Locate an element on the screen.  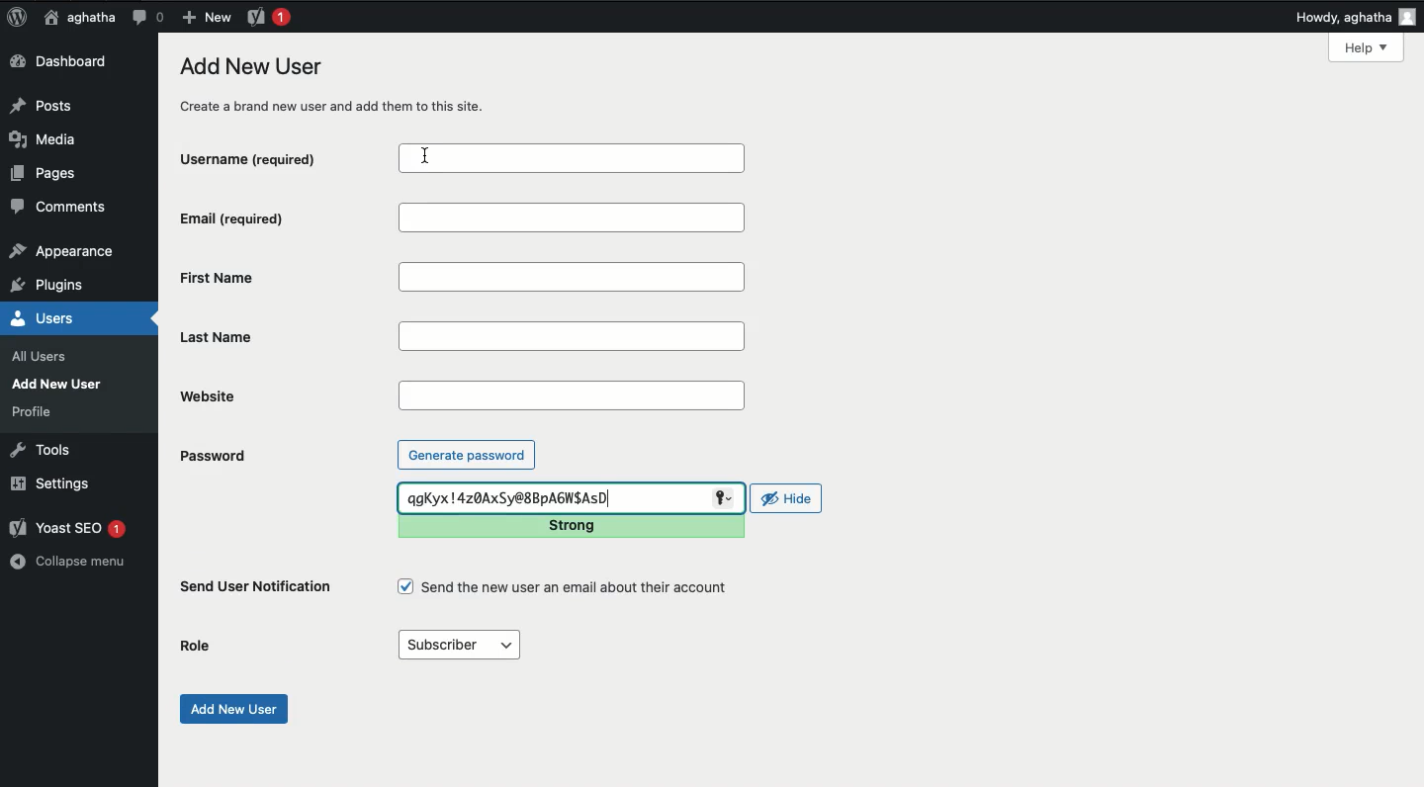
Email (required) is located at coordinates (284, 219).